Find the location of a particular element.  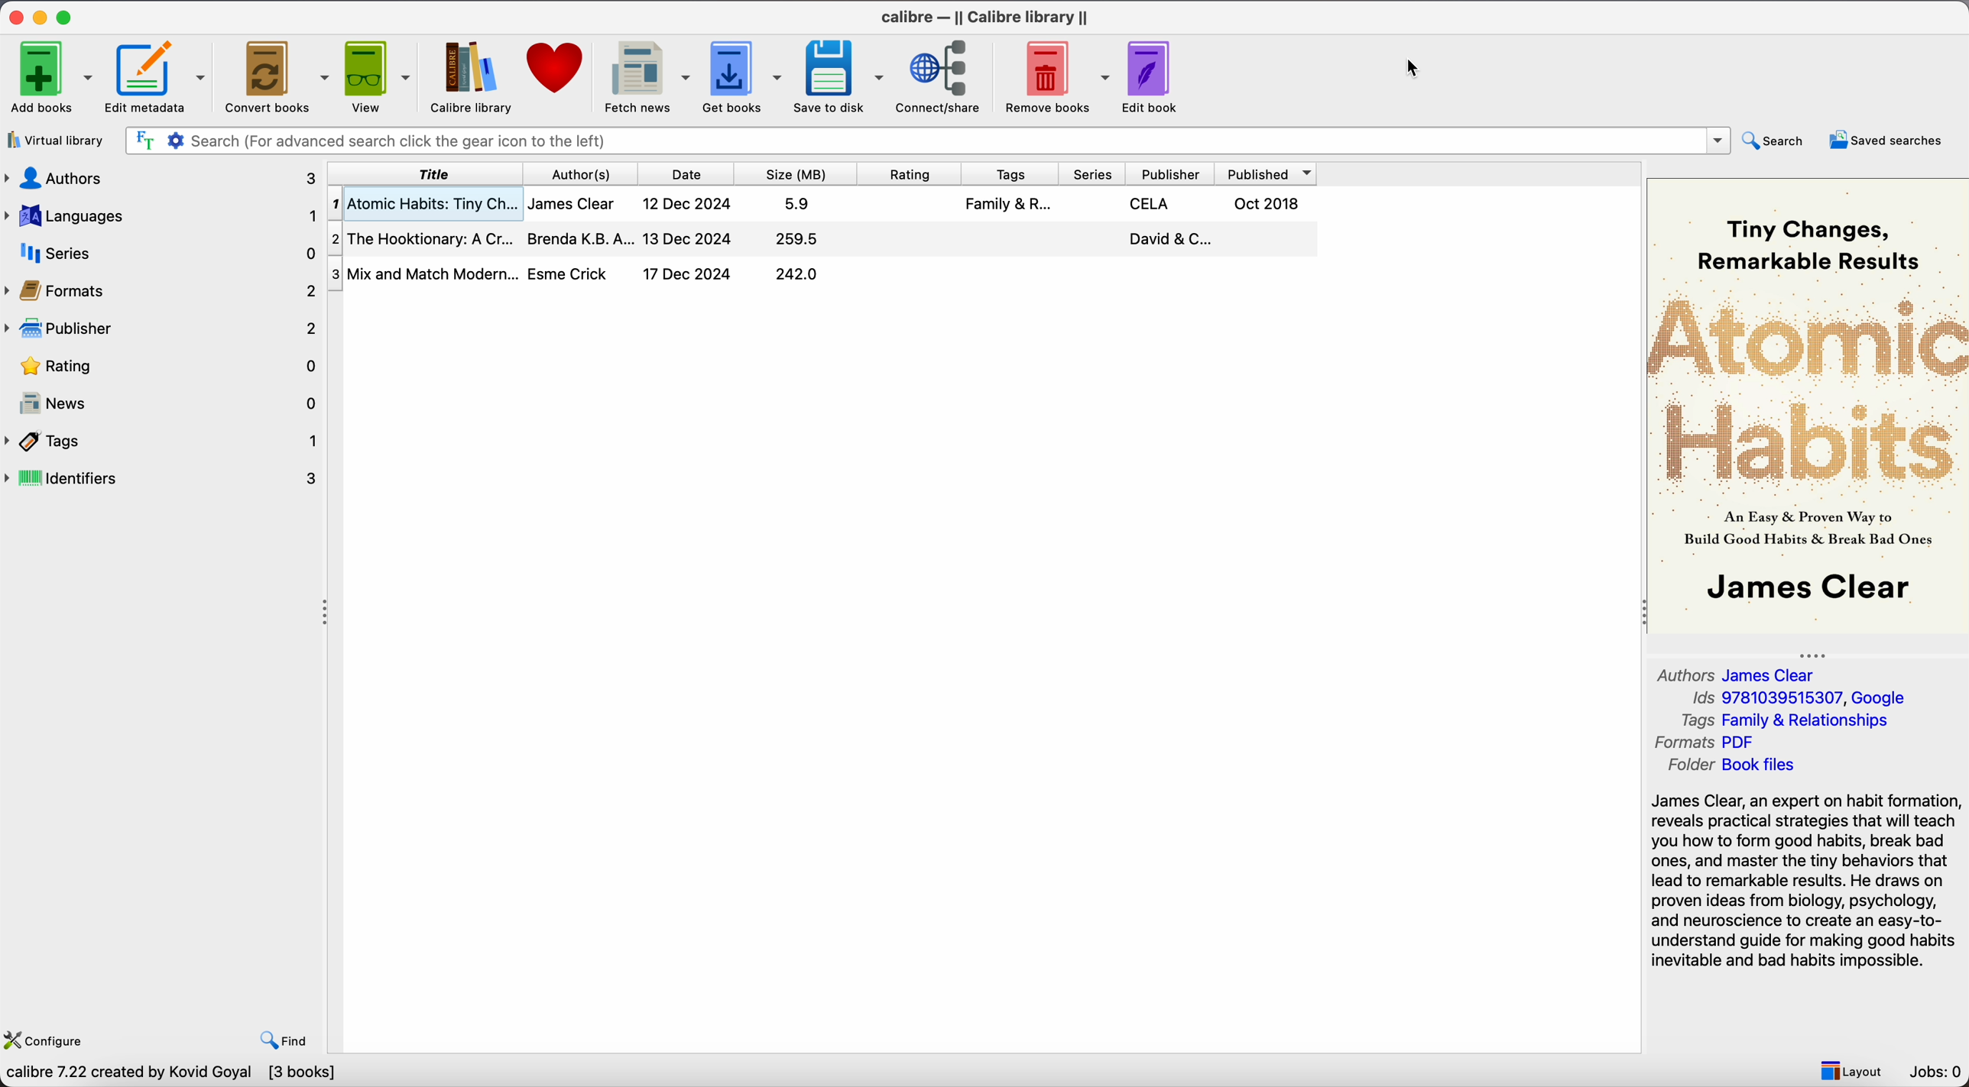

formats is located at coordinates (160, 289).